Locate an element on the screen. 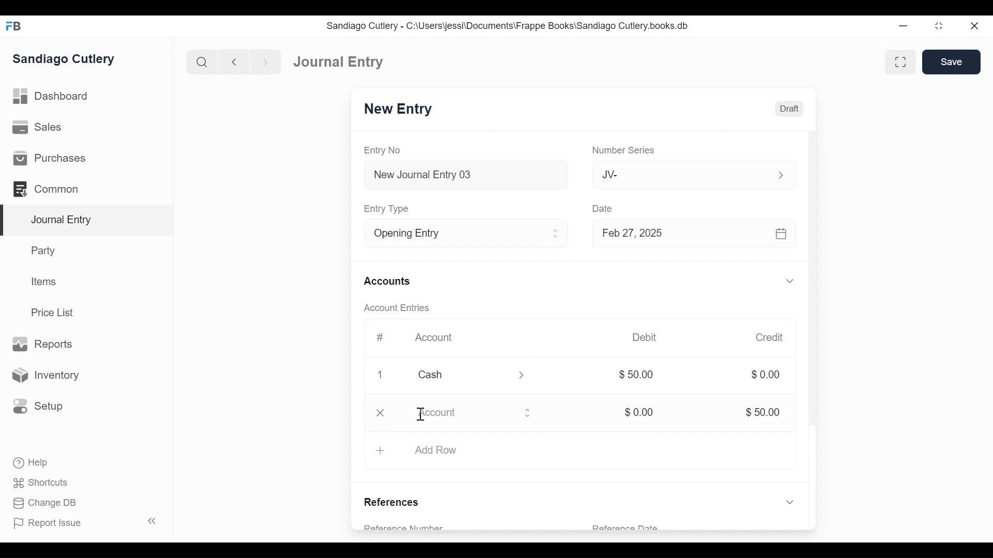 This screenshot has width=993, height=558. Feb 27, 2025 is located at coordinates (692, 234).